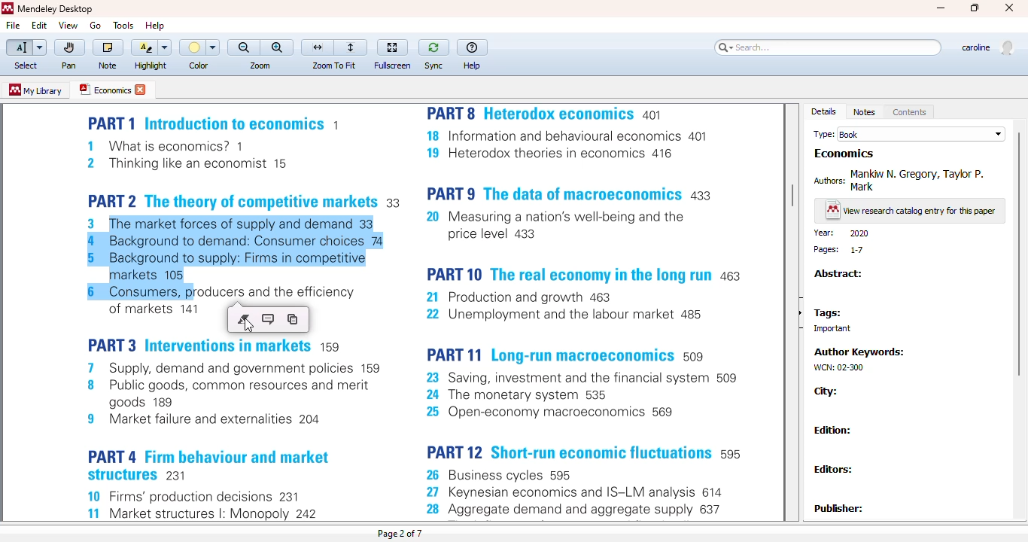  I want to click on zoom, so click(260, 65).